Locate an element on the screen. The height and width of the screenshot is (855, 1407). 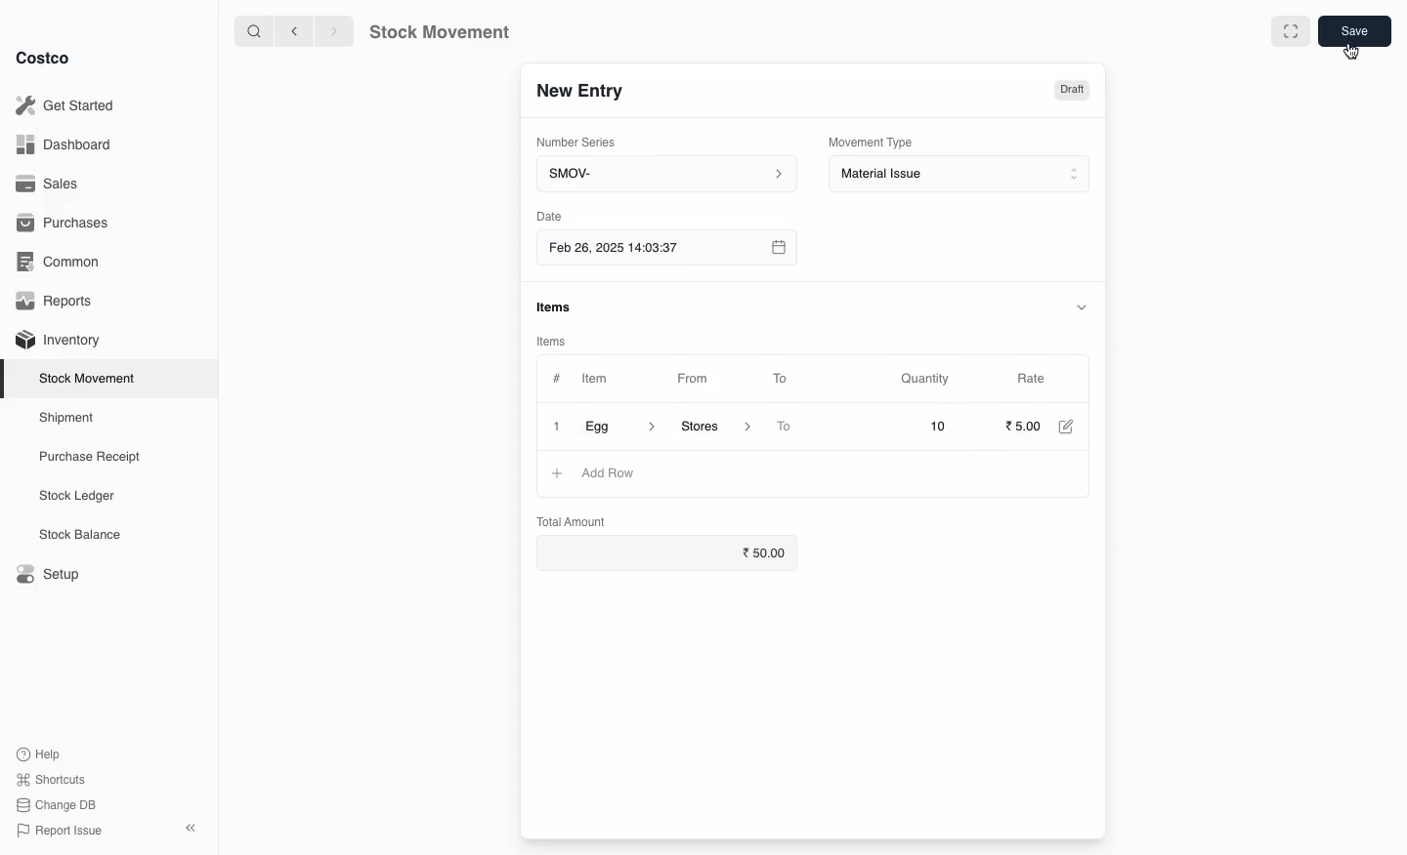
Full width toggle is located at coordinates (1292, 31).